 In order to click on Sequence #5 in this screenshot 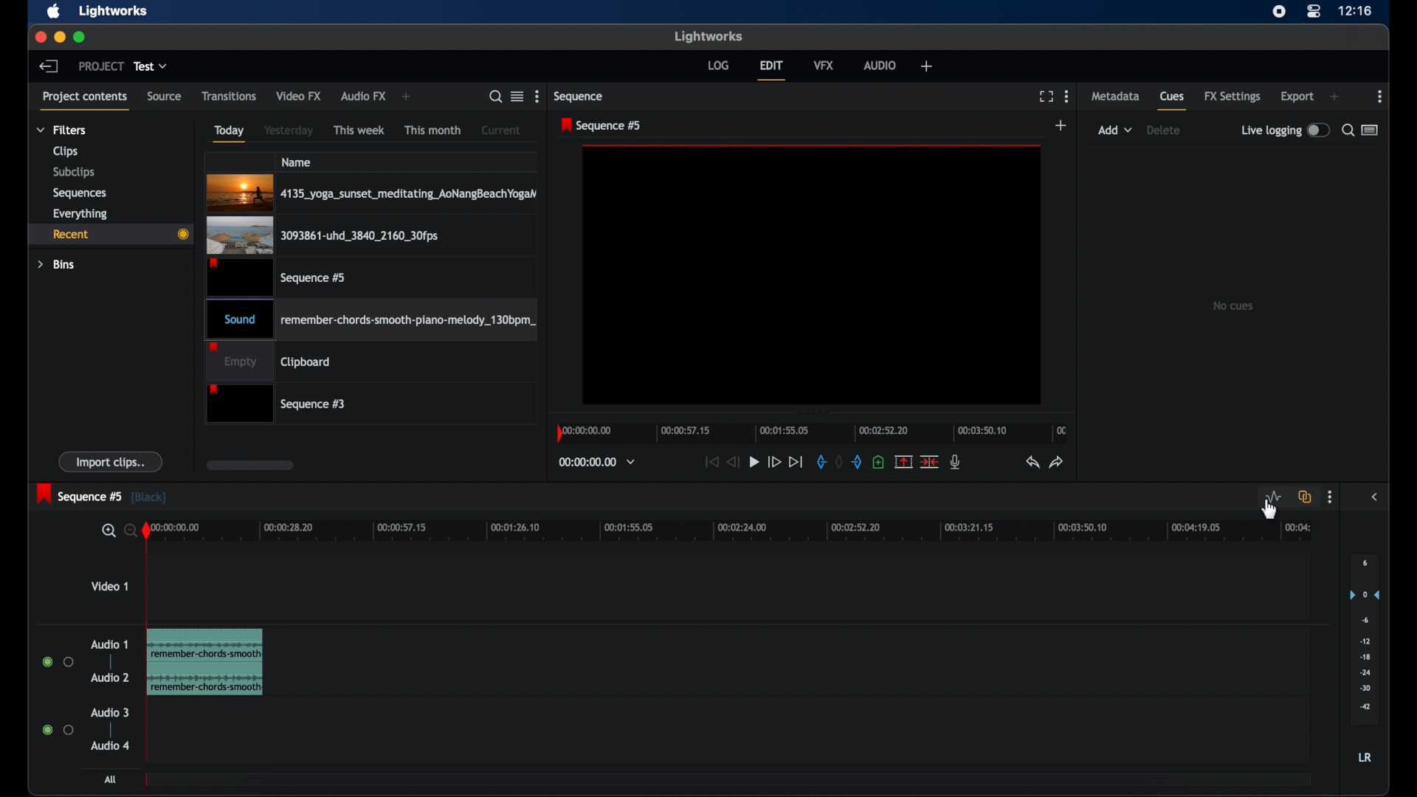, I will do `click(275, 277)`.